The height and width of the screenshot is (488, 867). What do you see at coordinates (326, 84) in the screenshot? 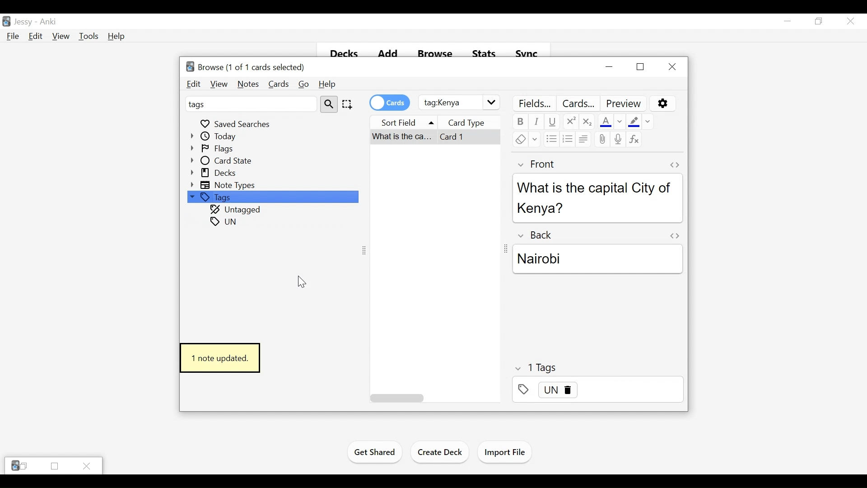
I see `Help` at bounding box center [326, 84].